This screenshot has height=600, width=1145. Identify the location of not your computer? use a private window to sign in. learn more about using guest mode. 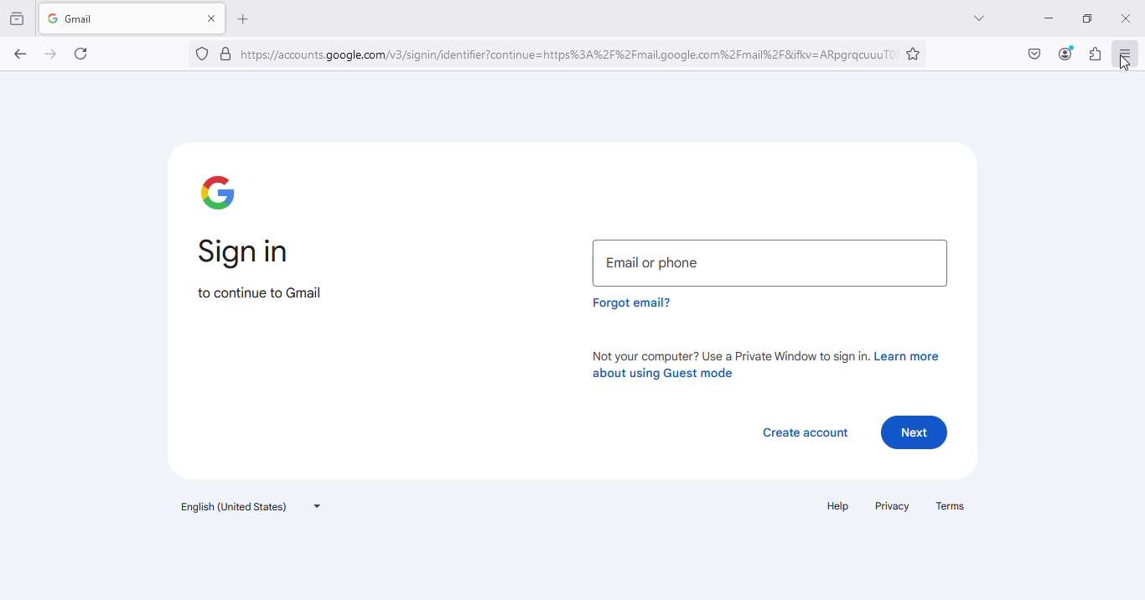
(764, 364).